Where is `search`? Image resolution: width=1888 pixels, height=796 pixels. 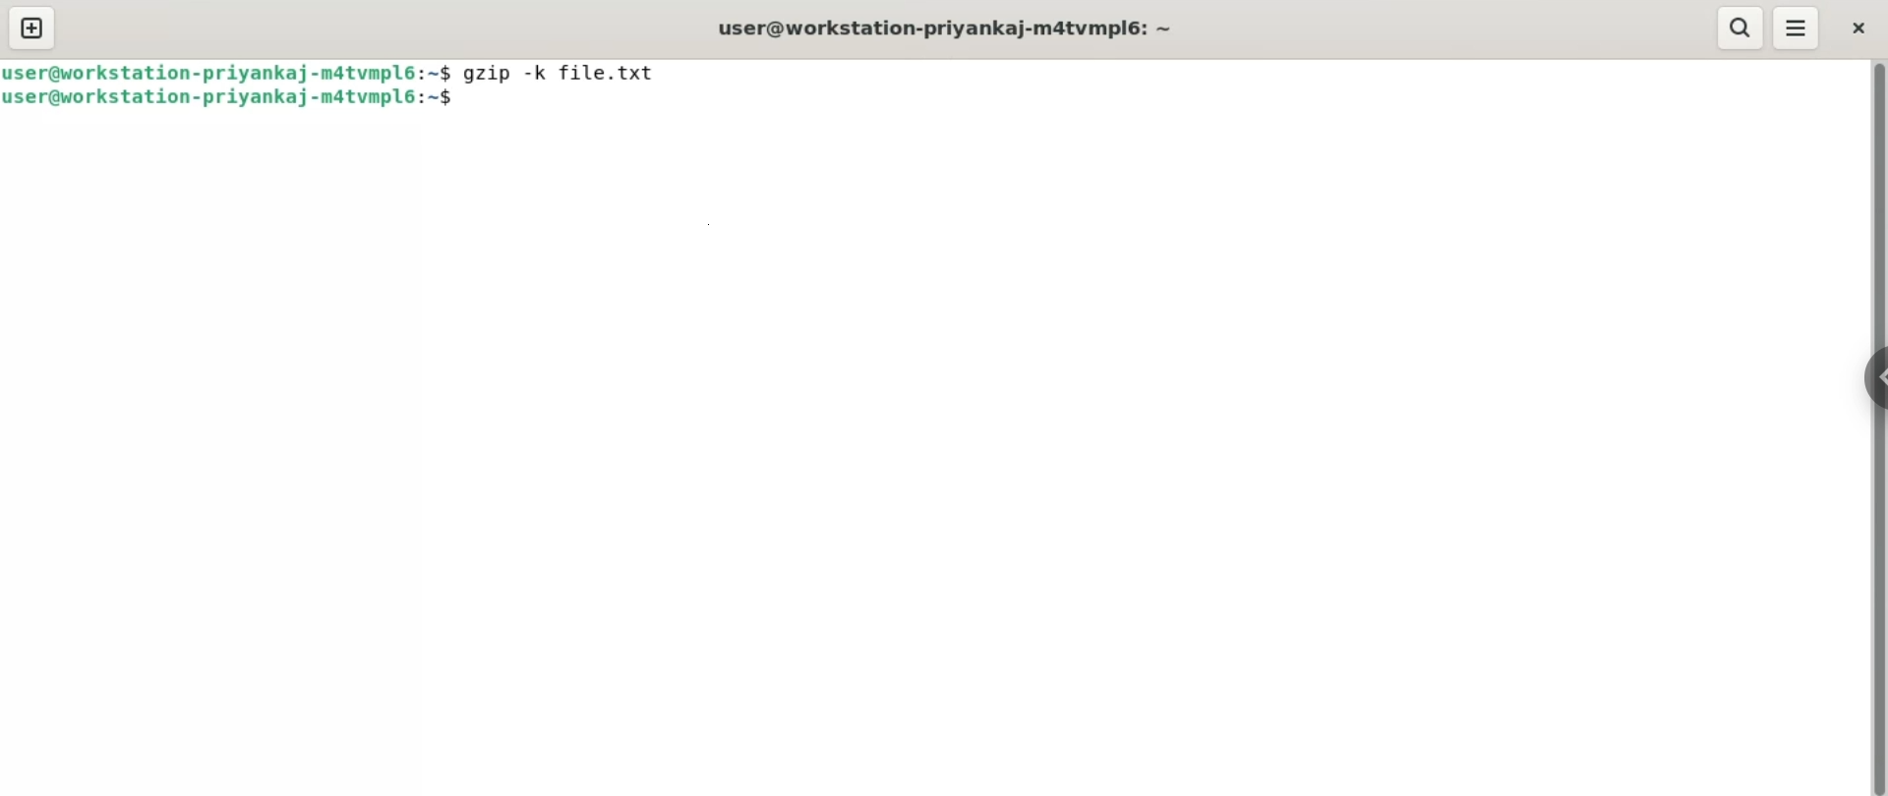 search is located at coordinates (1739, 27).